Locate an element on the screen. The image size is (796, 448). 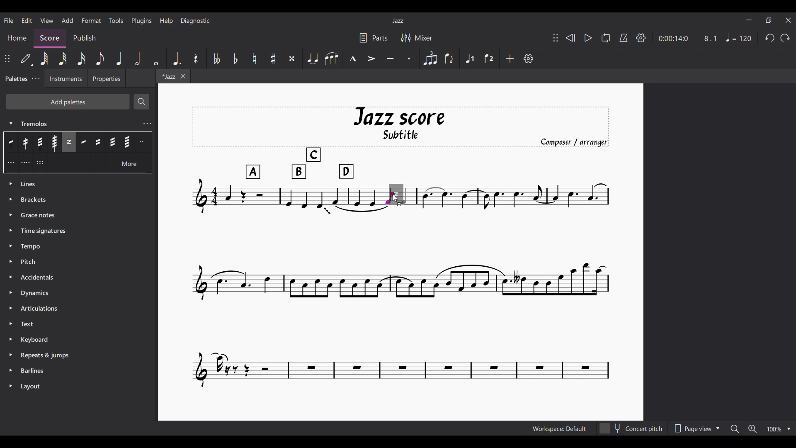
Time signature is located at coordinates (78, 231).